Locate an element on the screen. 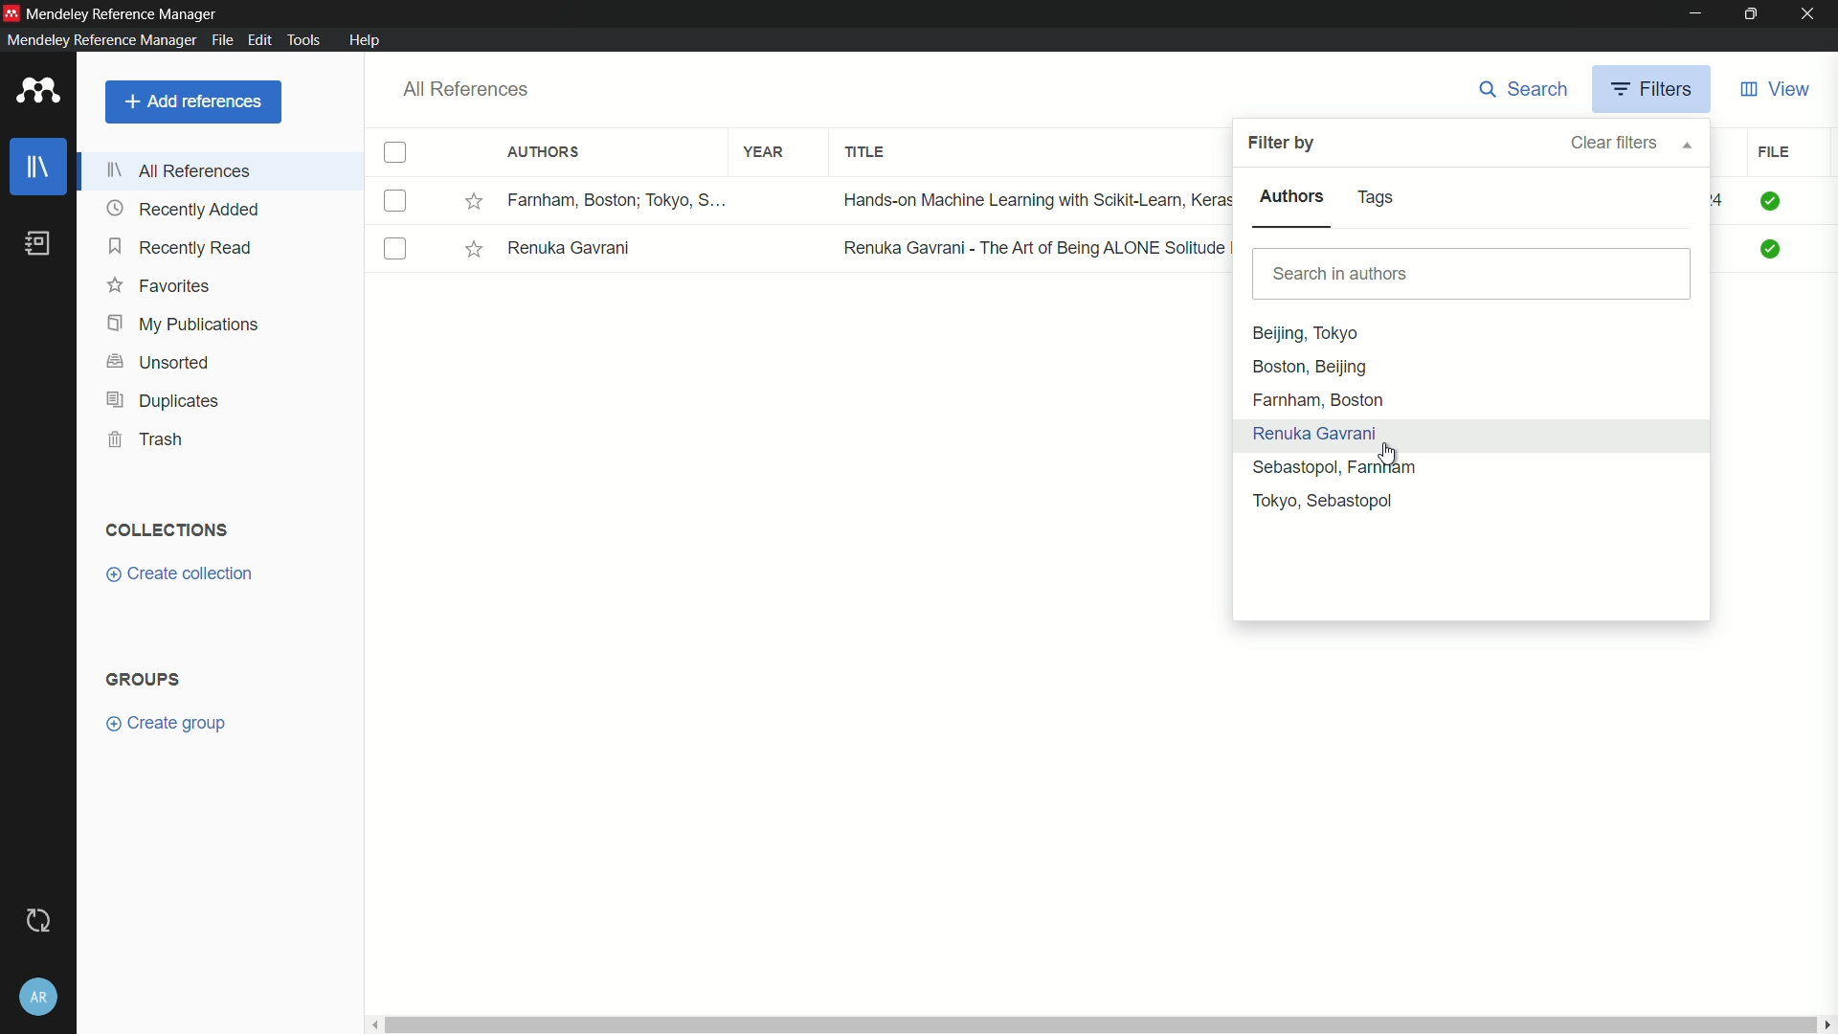 This screenshot has width=1838, height=1034. close app is located at coordinates (1811, 13).